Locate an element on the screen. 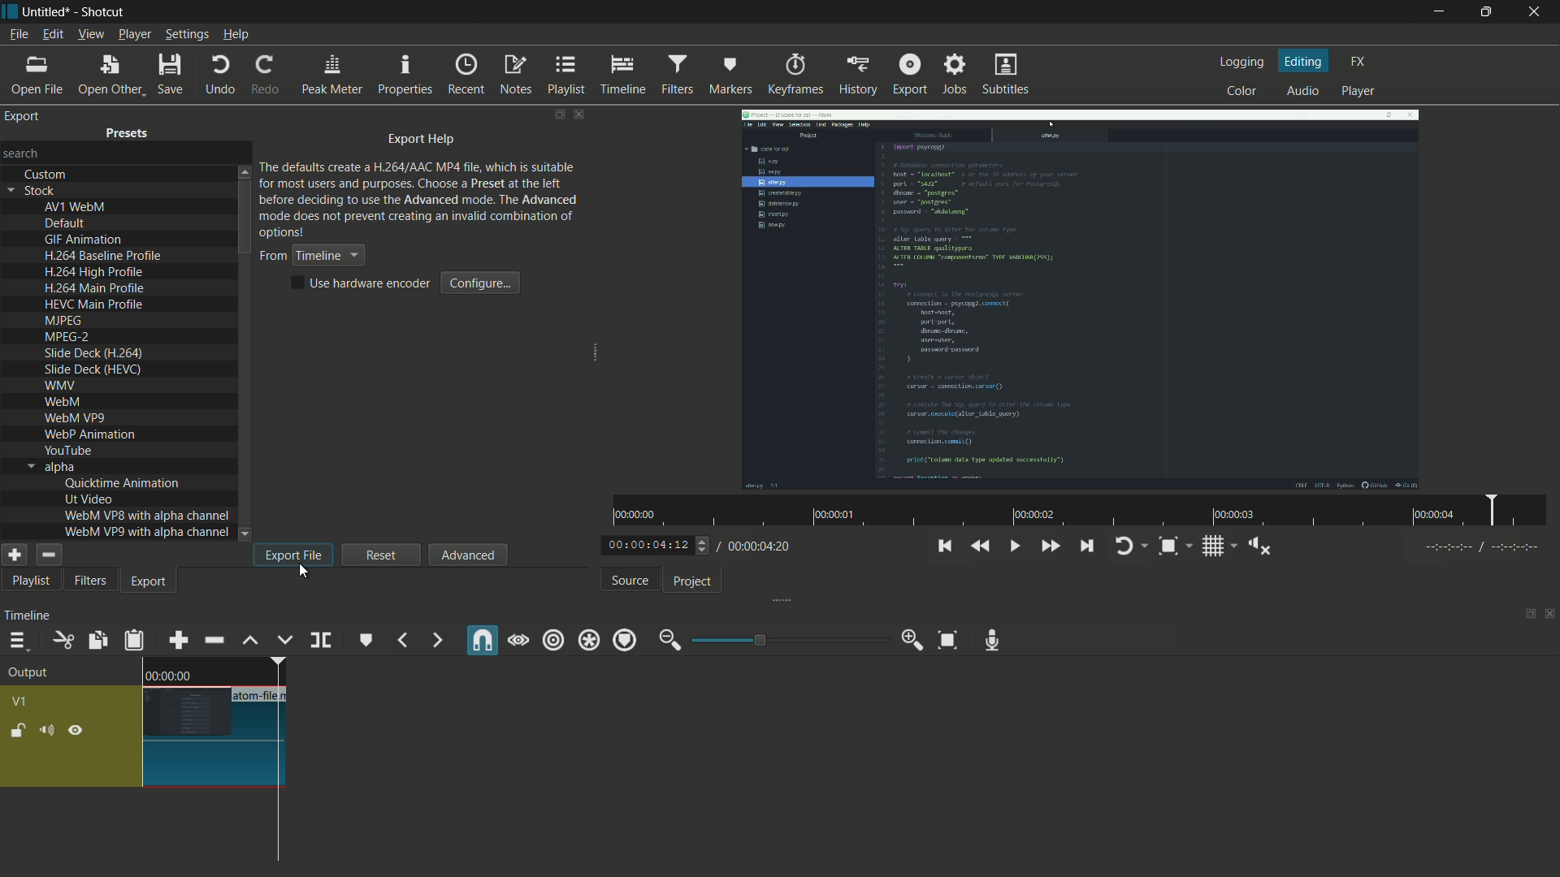 The width and height of the screenshot is (1560, 877). overwrite is located at coordinates (285, 642).